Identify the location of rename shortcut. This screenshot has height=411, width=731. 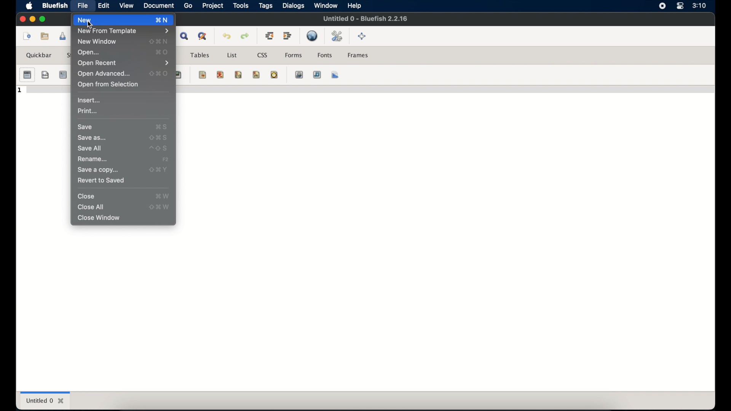
(166, 159).